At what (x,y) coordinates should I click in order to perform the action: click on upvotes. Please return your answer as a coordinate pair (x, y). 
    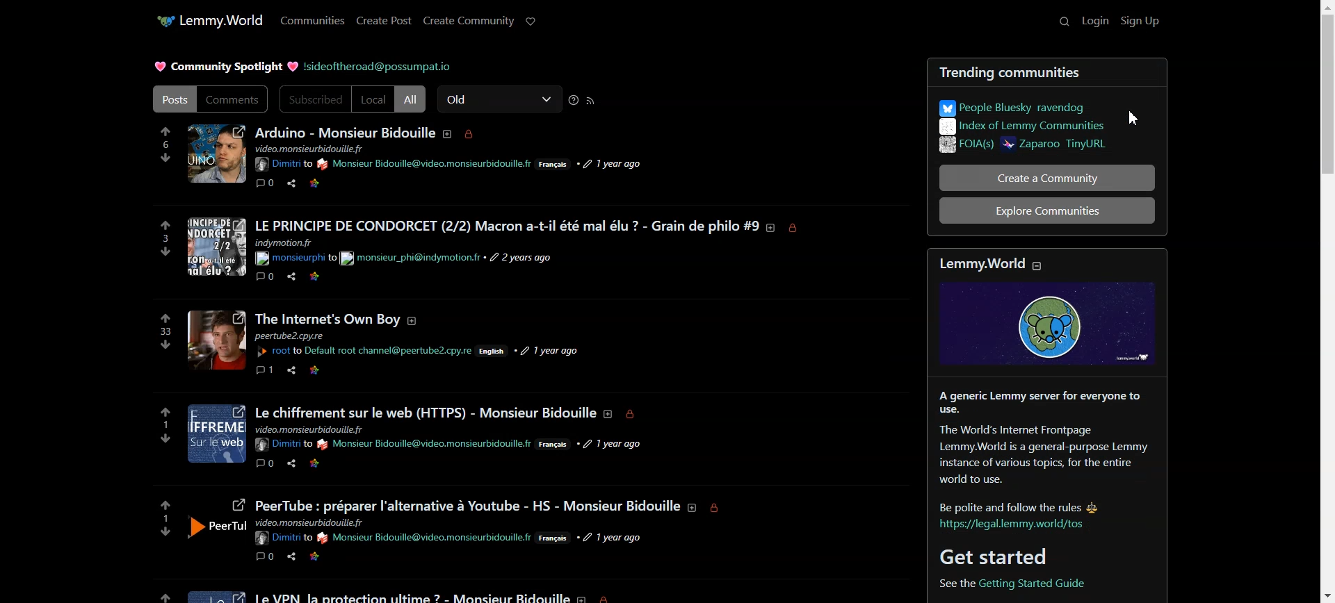
    Looking at the image, I should click on (160, 224).